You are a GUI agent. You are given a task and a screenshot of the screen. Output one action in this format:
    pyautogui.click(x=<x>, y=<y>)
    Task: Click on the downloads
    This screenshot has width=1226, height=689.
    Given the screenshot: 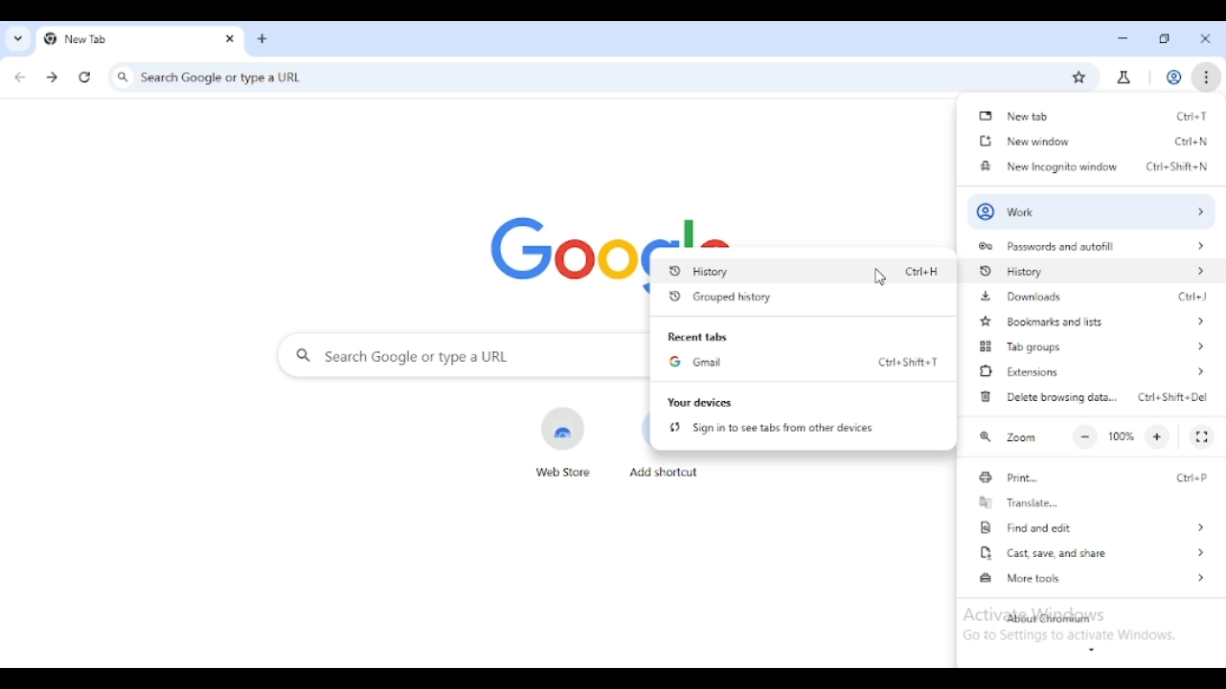 What is the action you would take?
    pyautogui.click(x=1020, y=296)
    